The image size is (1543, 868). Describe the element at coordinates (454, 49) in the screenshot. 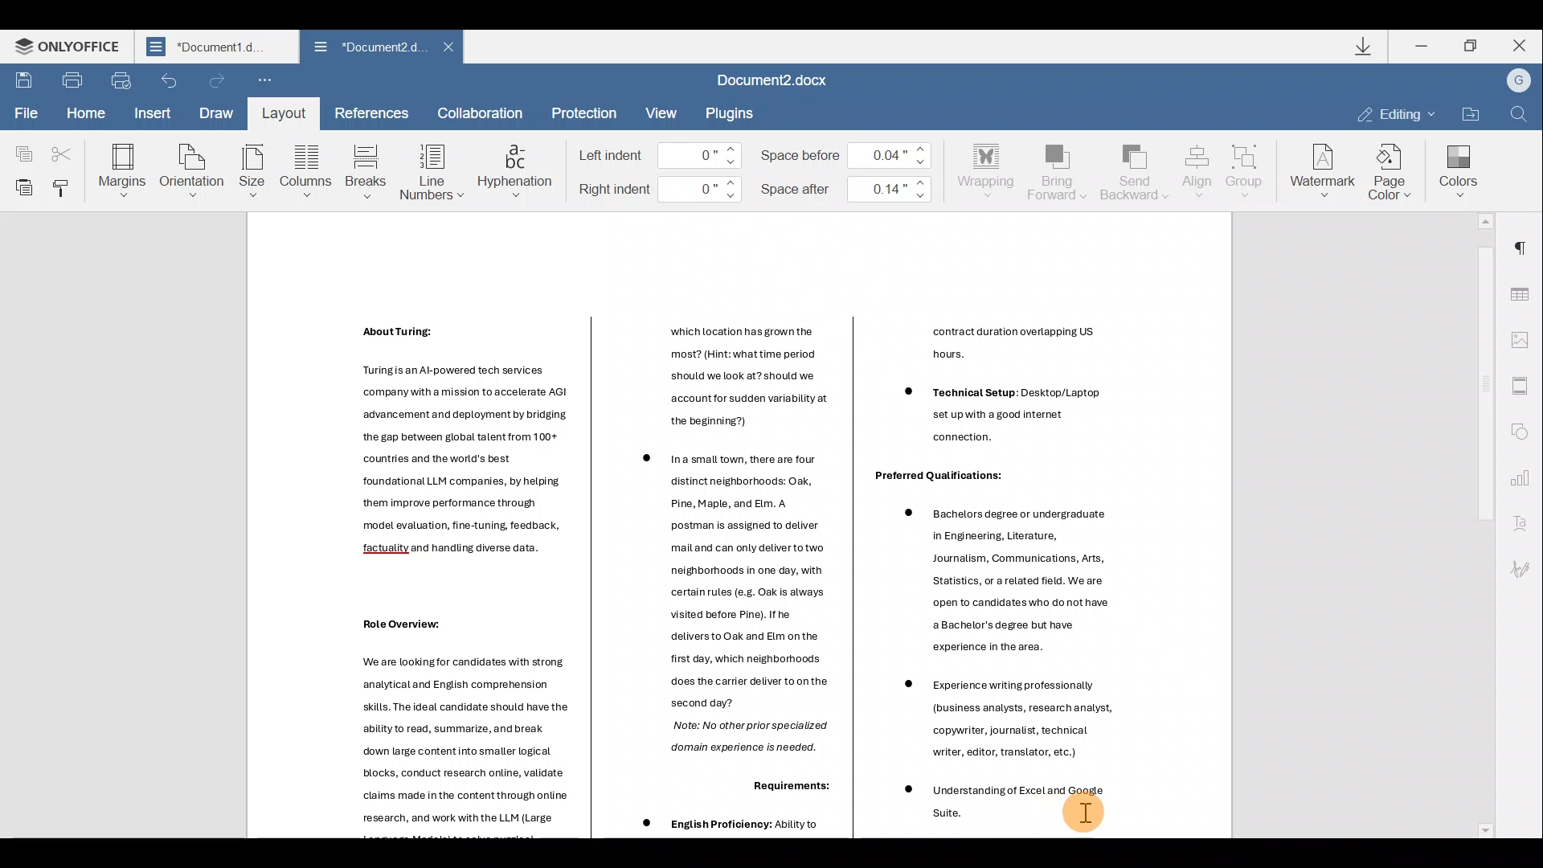

I see `Close` at that location.